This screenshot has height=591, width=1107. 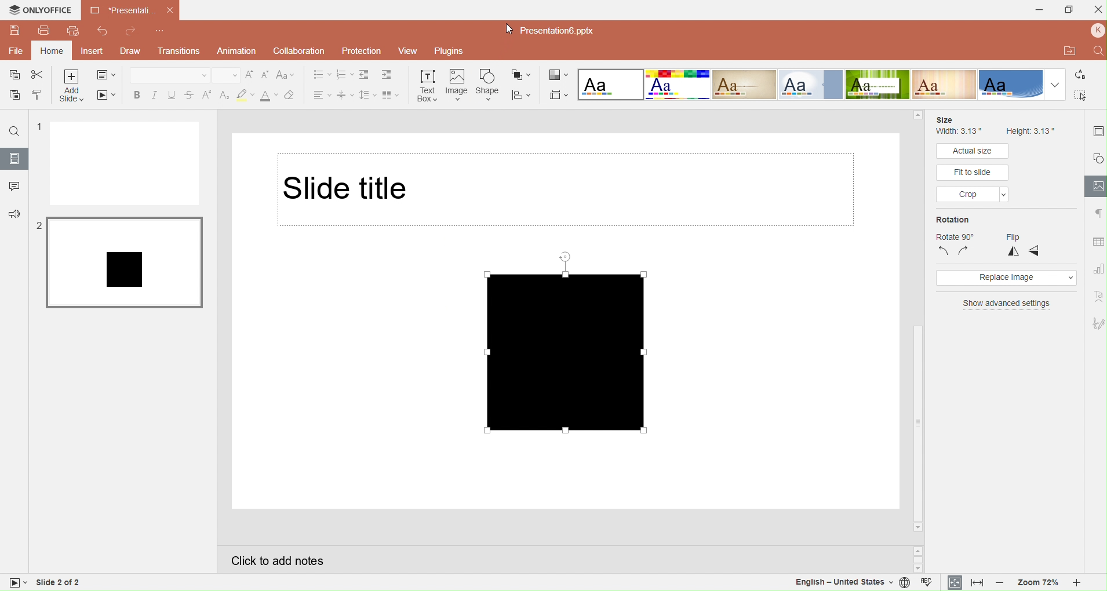 I want to click on Find, so click(x=13, y=132).